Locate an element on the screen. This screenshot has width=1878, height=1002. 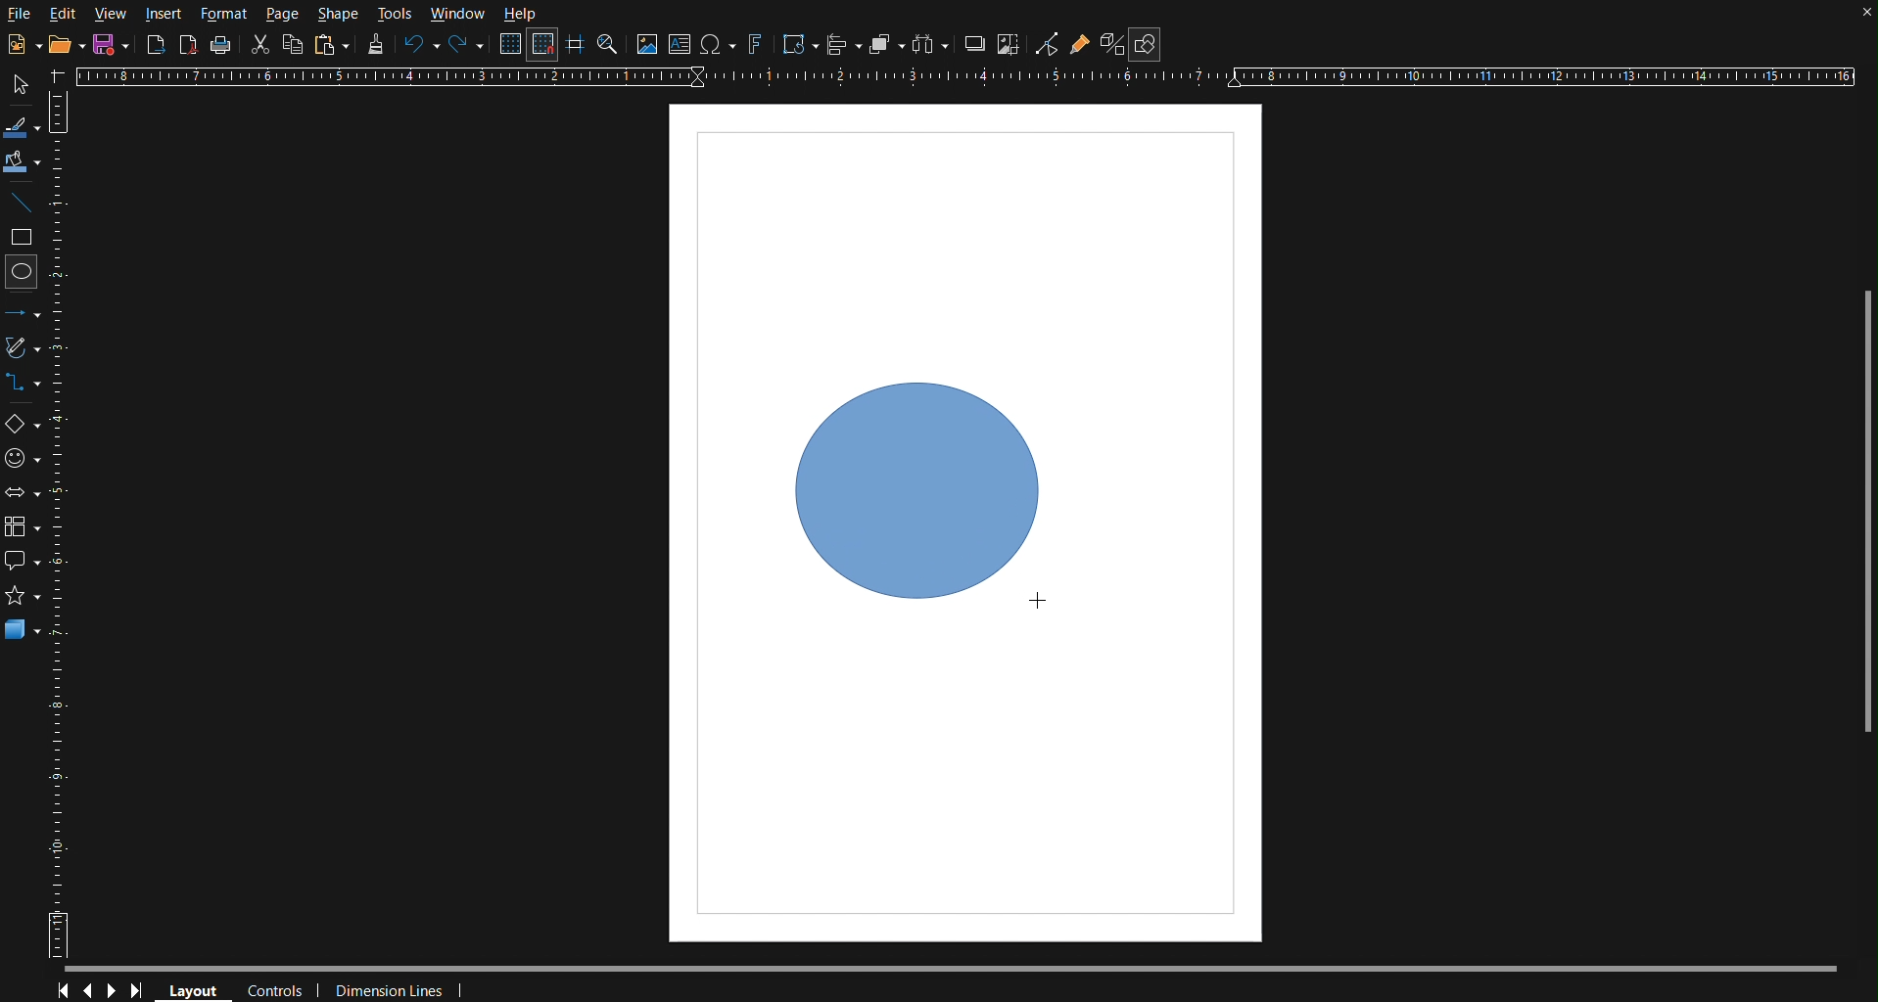
Controls is located at coordinates (102, 988).